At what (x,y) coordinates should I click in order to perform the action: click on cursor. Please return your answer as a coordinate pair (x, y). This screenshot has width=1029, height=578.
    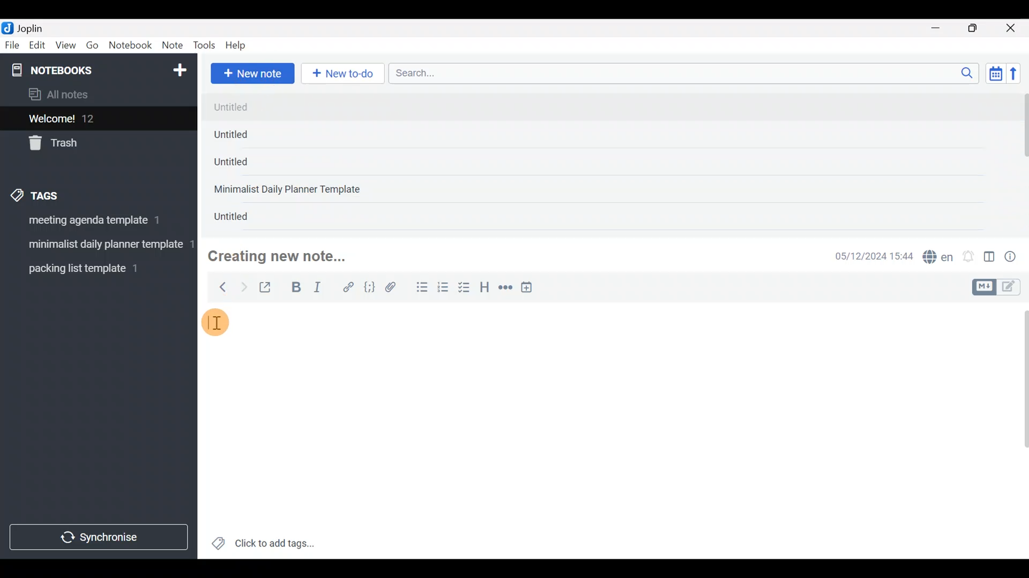
    Looking at the image, I should click on (214, 321).